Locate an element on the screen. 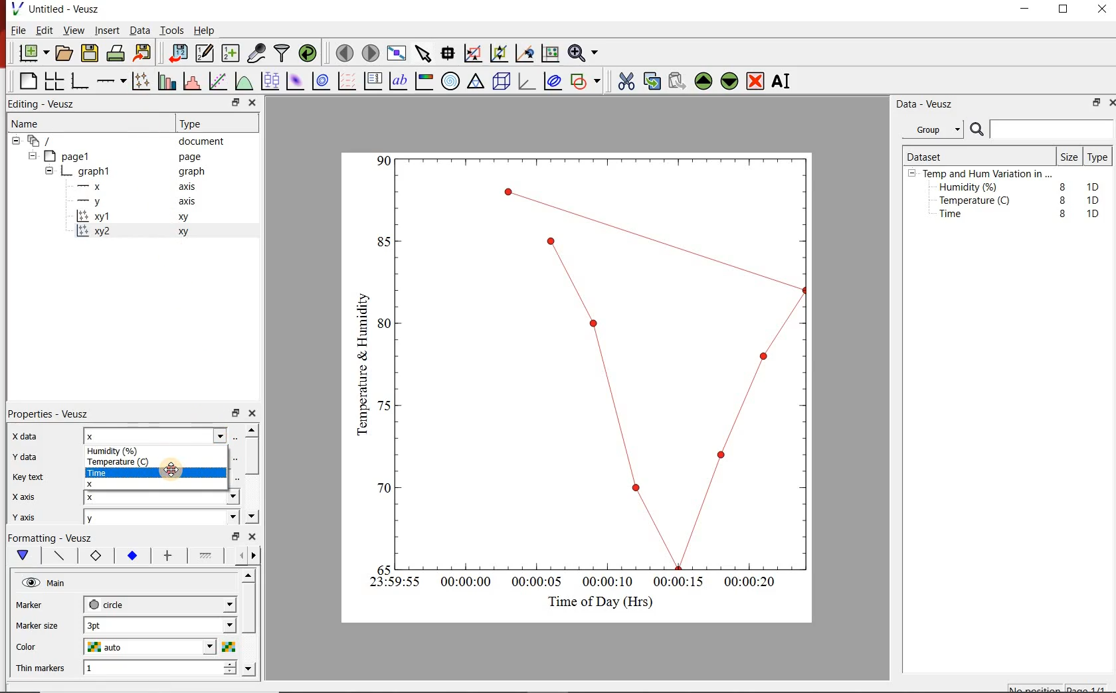 The width and height of the screenshot is (1116, 693). Editing - Veusz is located at coordinates (46, 104).